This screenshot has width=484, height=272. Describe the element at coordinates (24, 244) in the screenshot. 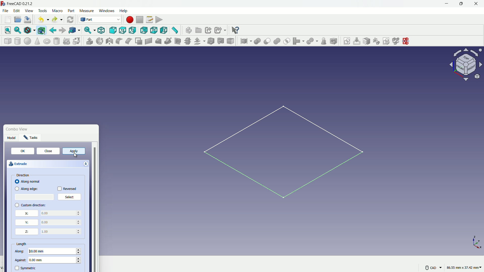

I see `length properties` at that location.